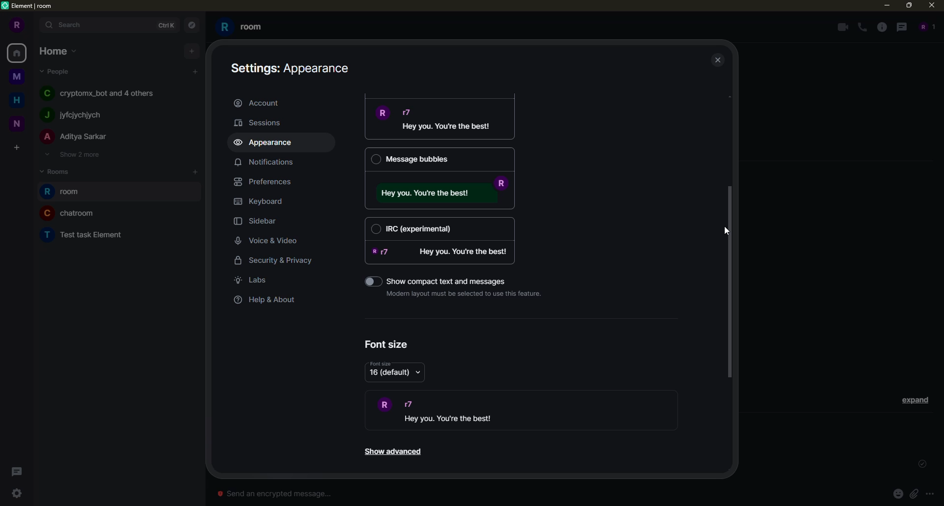  I want to click on close, so click(933, 5).